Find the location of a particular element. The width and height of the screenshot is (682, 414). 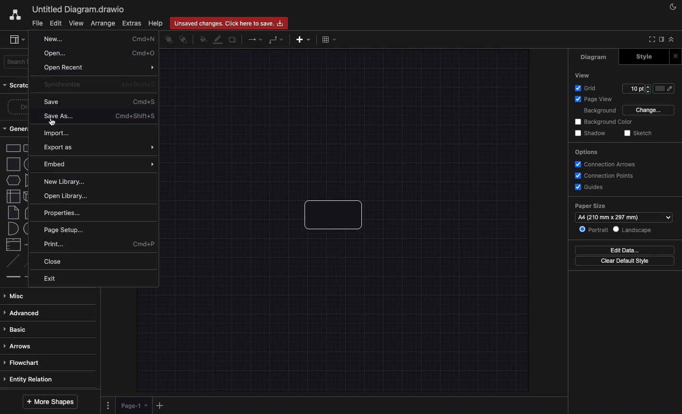

Fill is located at coordinates (667, 89).